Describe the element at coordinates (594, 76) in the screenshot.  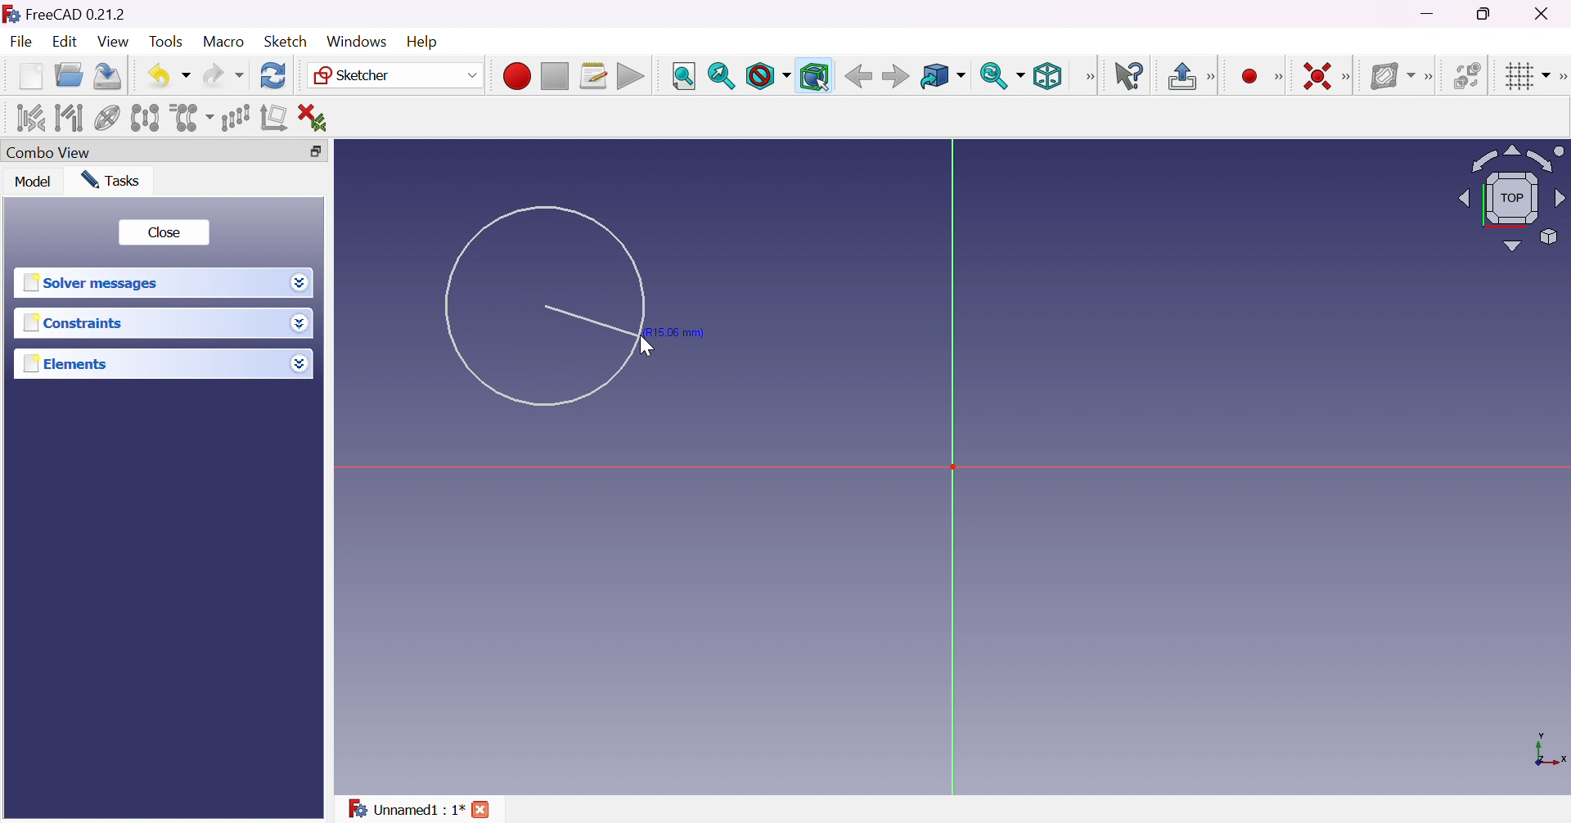
I see `Macros` at that location.